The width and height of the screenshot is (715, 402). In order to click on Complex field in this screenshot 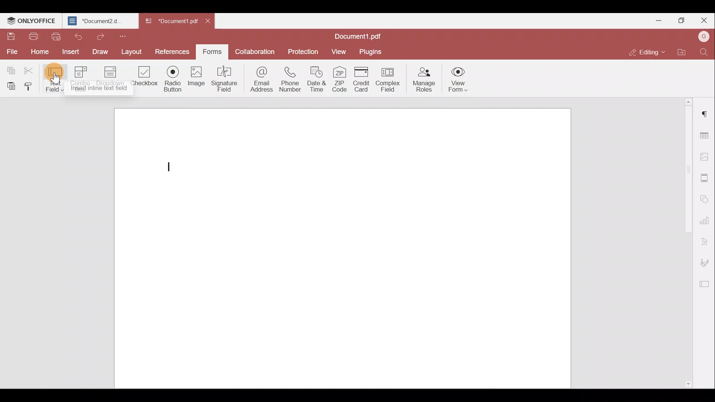, I will do `click(391, 79)`.